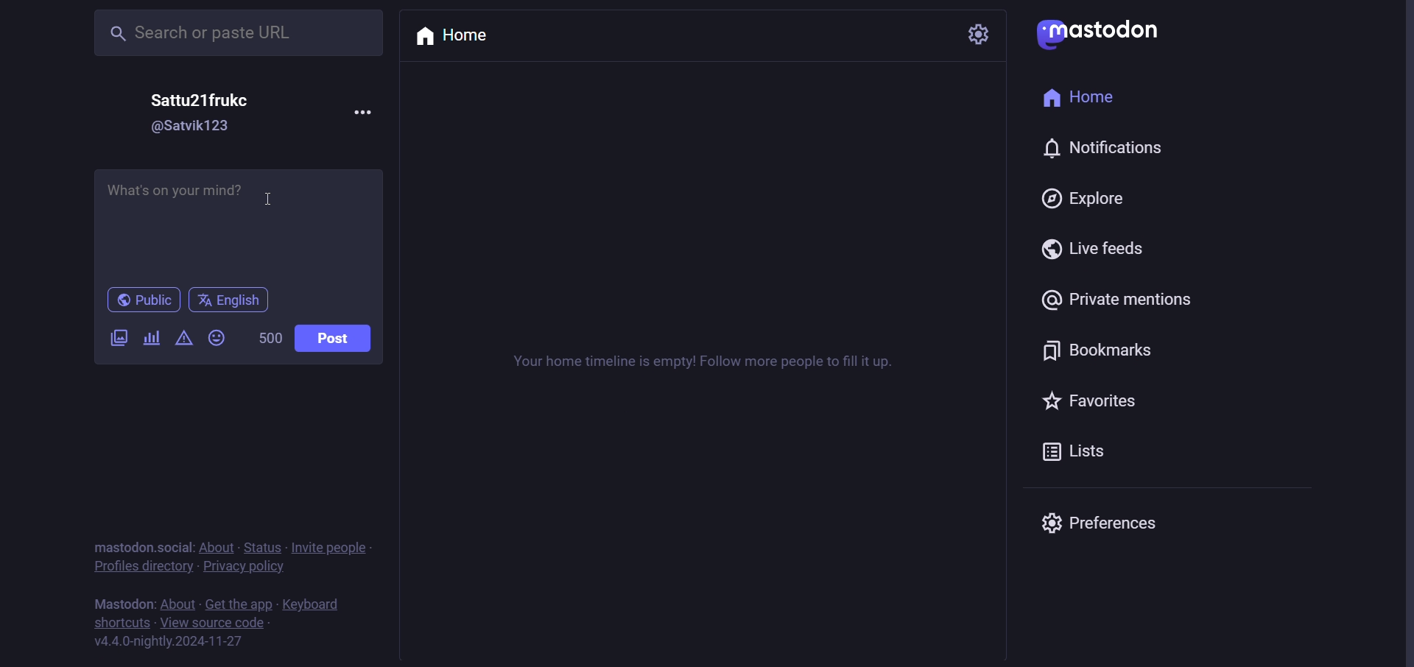 This screenshot has height=667, width=1414. I want to click on Search or paste URL, so click(241, 34).